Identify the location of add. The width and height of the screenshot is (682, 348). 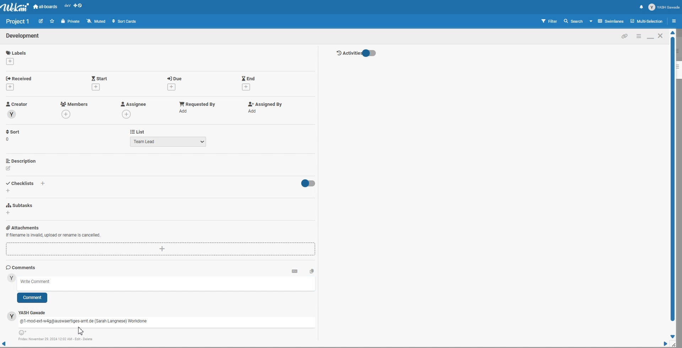
(9, 213).